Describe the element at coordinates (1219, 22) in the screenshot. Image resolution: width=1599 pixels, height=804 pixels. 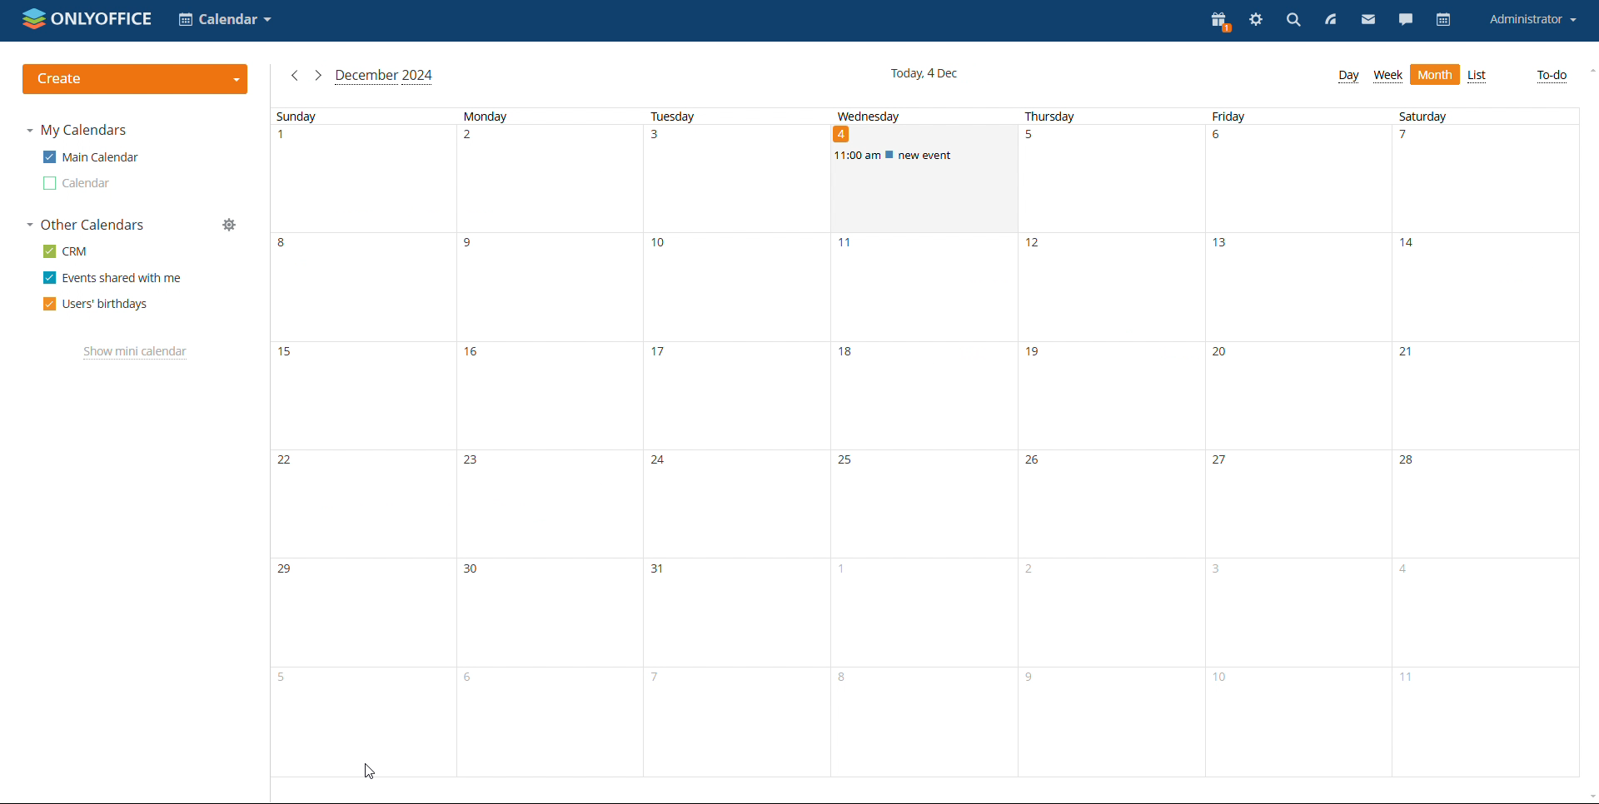
I see `present` at that location.